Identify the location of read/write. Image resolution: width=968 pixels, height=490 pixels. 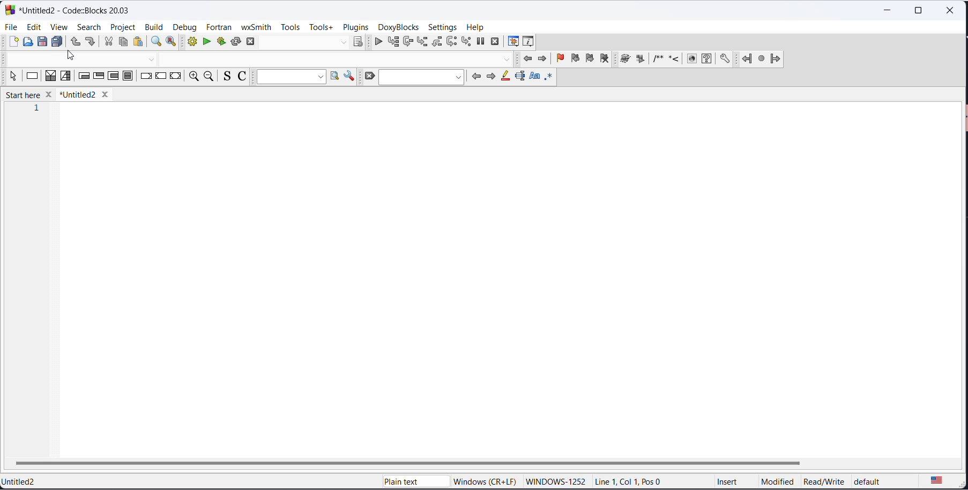
(823, 481).